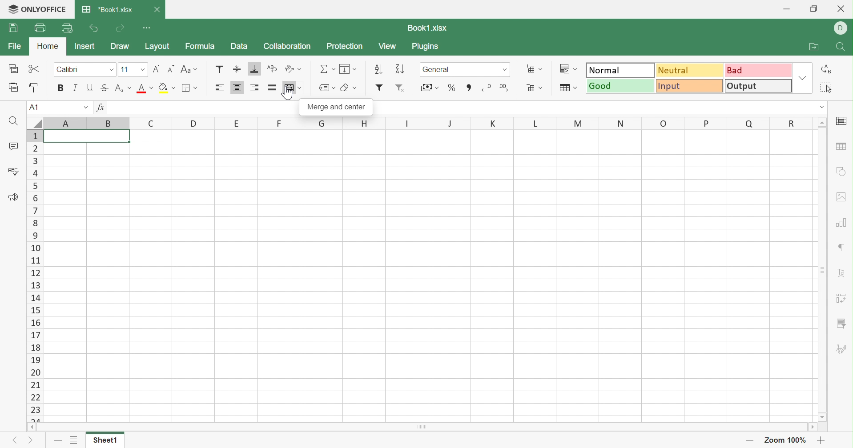  Describe the element at coordinates (273, 69) in the screenshot. I see `Wrap Text` at that location.